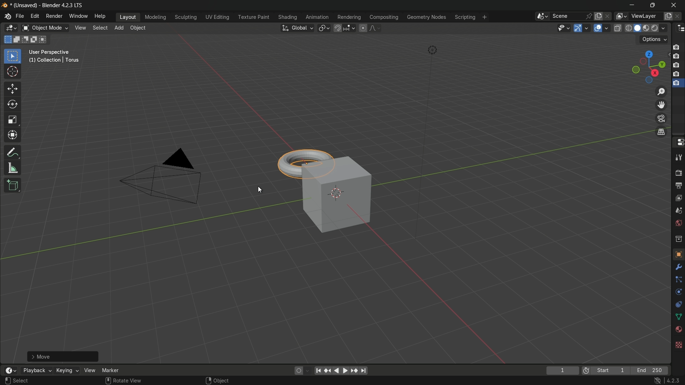 This screenshot has width=685, height=385. What do you see at coordinates (54, 16) in the screenshot?
I see `render menu` at bounding box center [54, 16].